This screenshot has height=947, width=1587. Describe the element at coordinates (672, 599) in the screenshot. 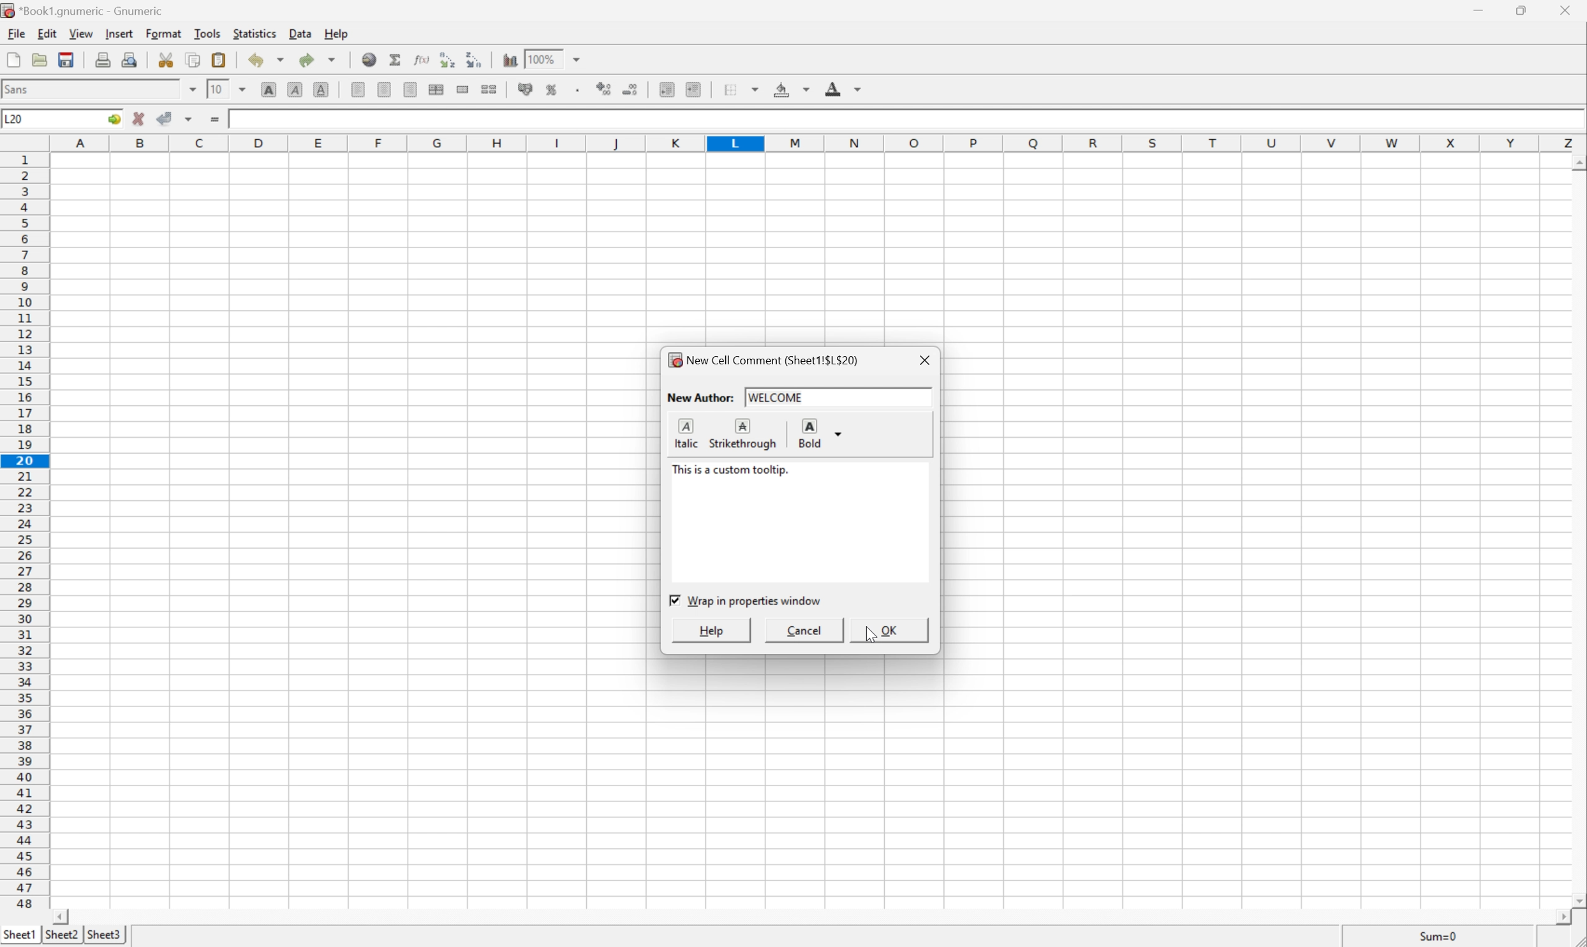

I see `Checkbox` at that location.